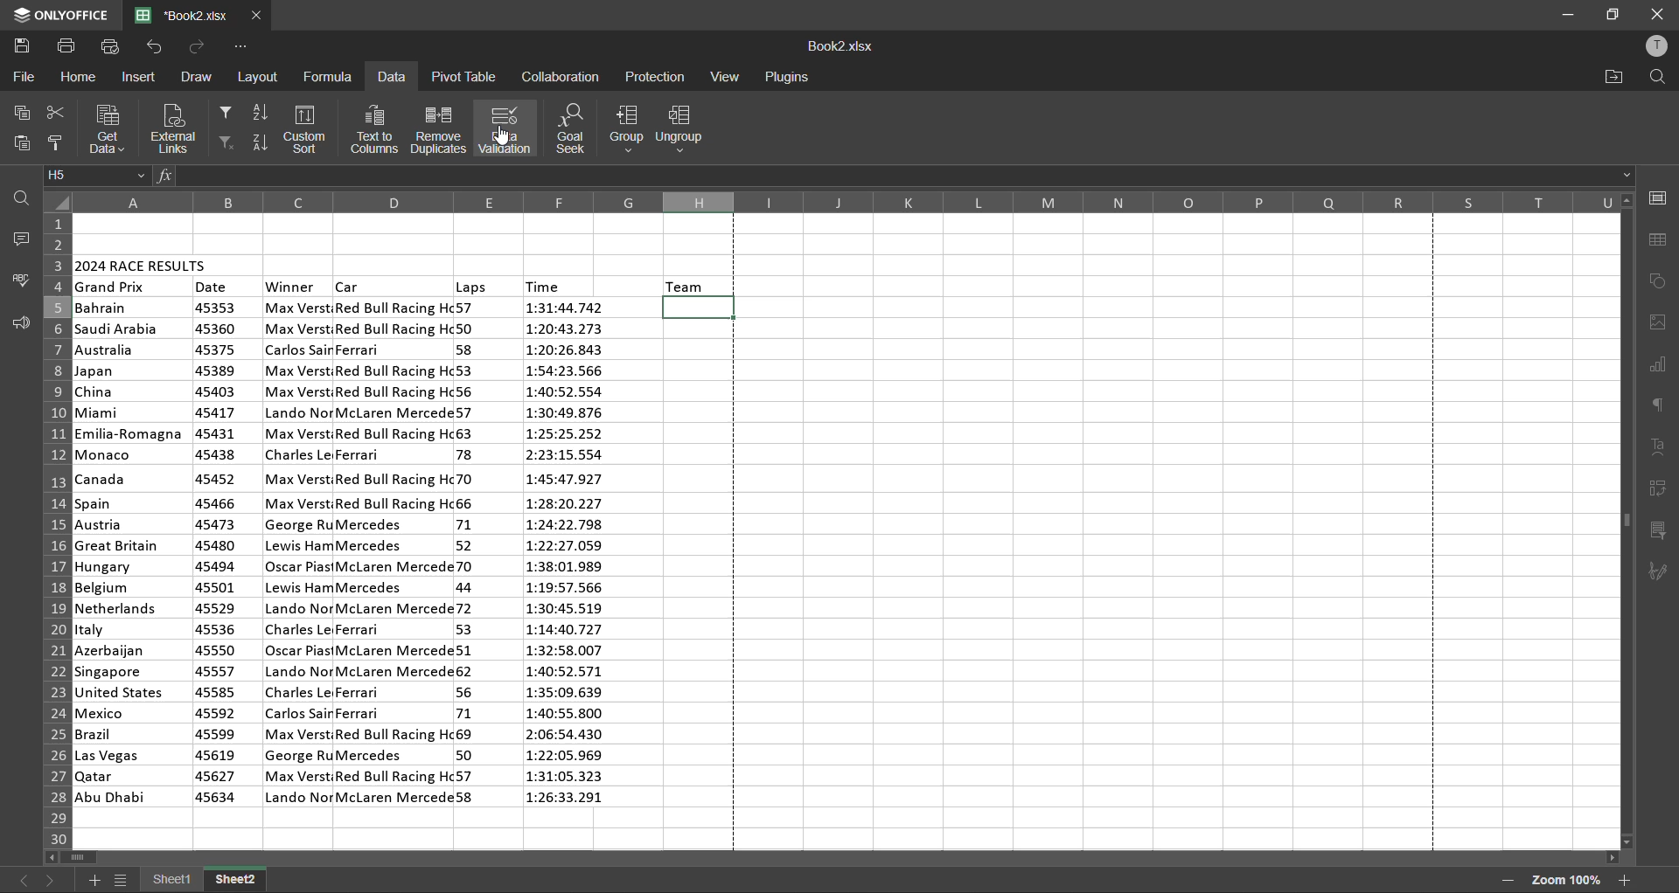  Describe the element at coordinates (52, 115) in the screenshot. I see `cut` at that location.